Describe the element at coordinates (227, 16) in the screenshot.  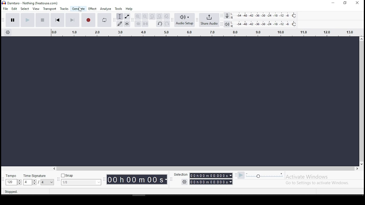
I see `record meter` at that location.